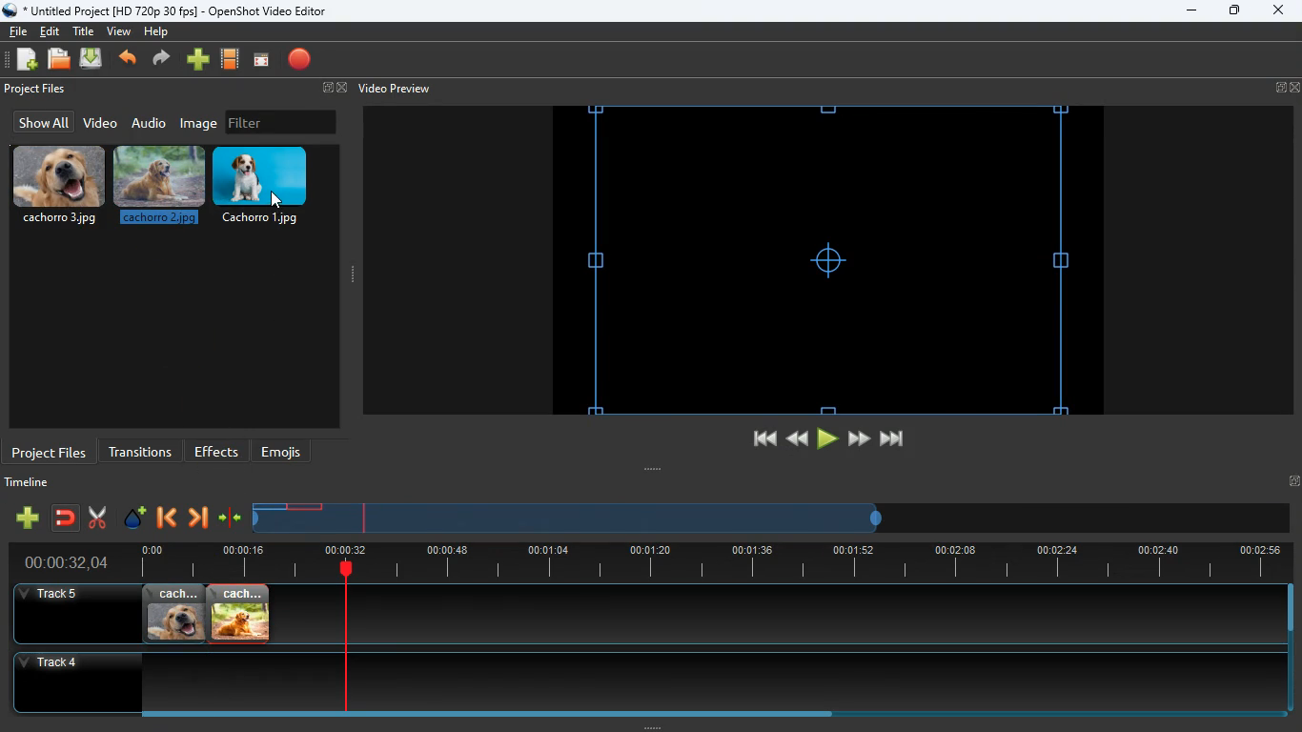  What do you see at coordinates (52, 31) in the screenshot?
I see `edit` at bounding box center [52, 31].